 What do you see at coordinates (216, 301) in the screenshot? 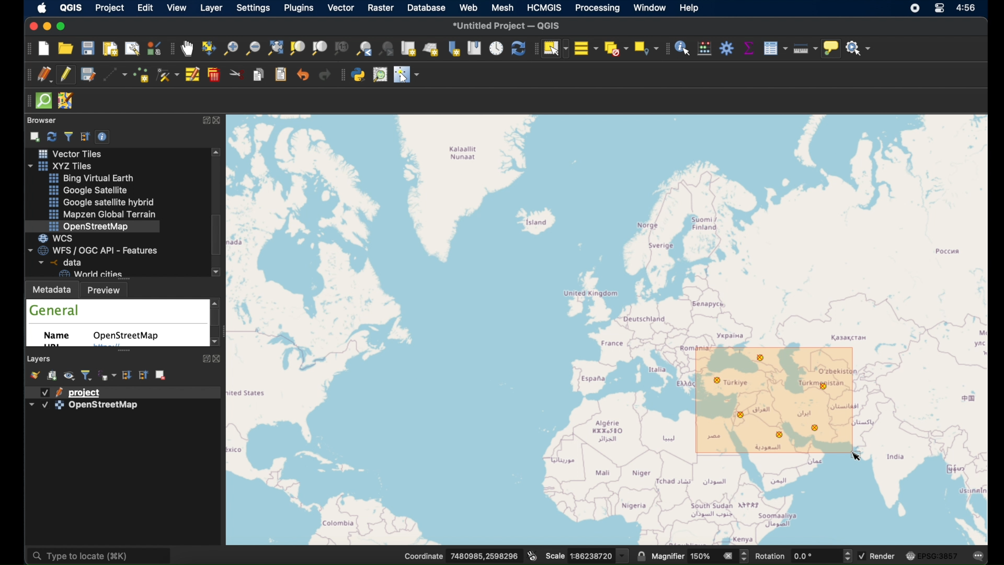
I see `scroll up arrow` at bounding box center [216, 301].